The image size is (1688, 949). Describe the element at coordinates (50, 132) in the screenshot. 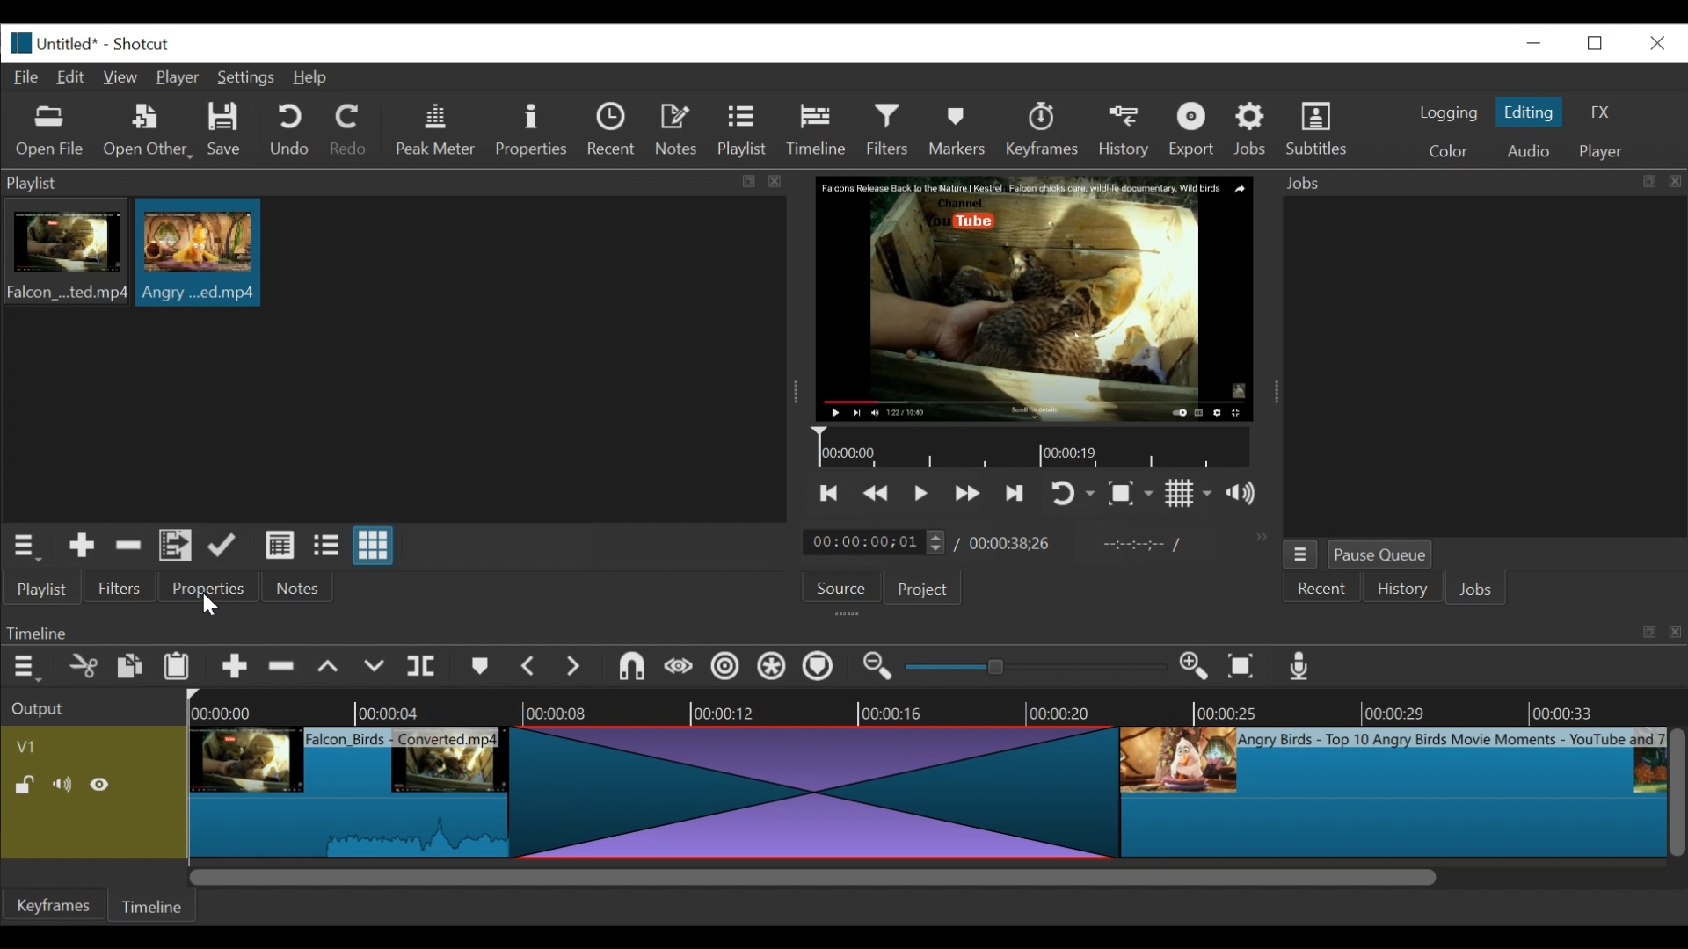

I see `Open file` at that location.